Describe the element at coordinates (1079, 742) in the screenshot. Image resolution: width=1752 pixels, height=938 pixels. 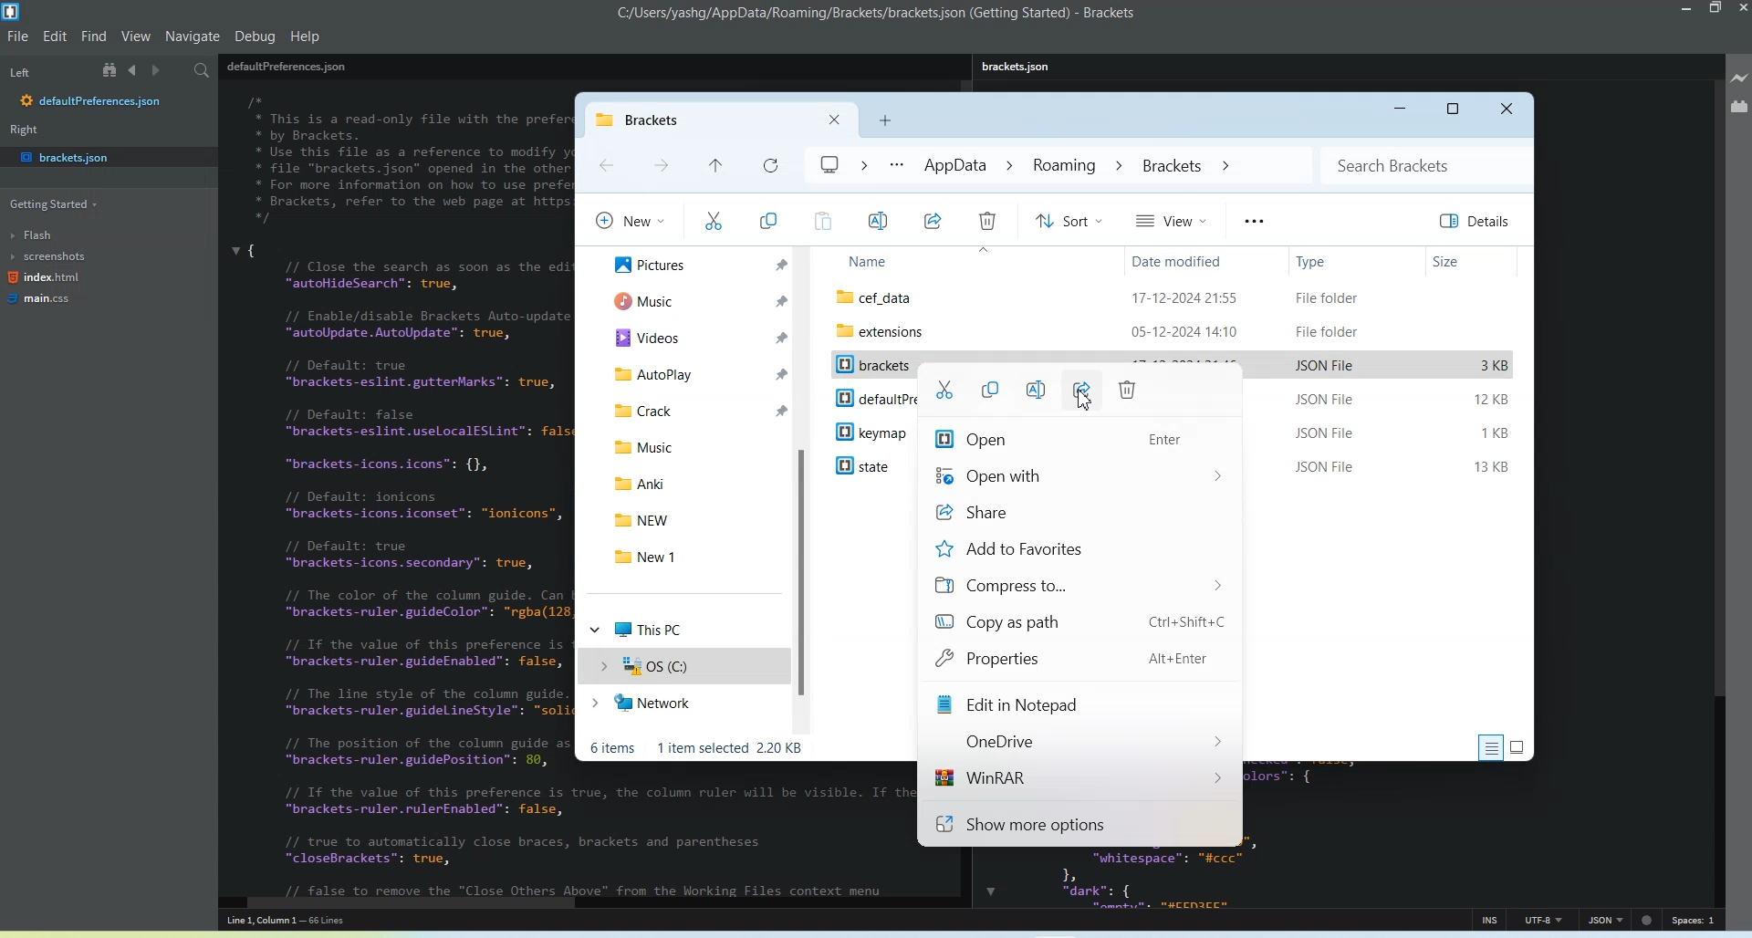
I see `One Drive` at that location.